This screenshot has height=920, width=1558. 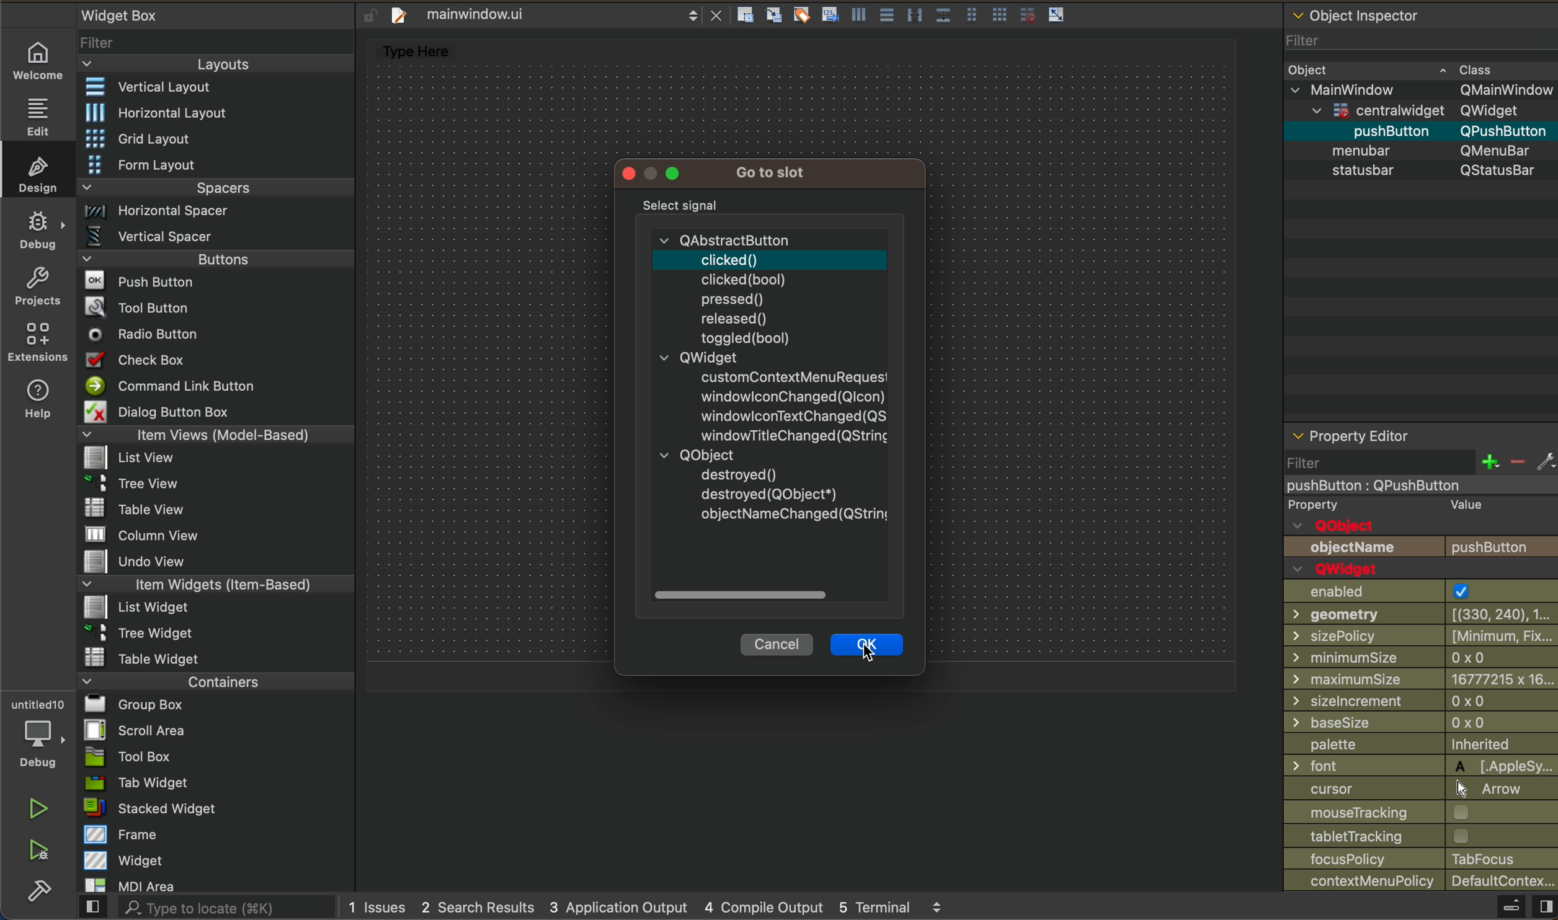 I want to click on close sidebar, so click(x=1517, y=906).